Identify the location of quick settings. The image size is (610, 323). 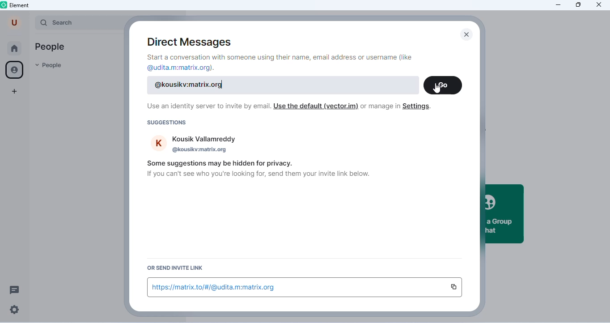
(15, 310).